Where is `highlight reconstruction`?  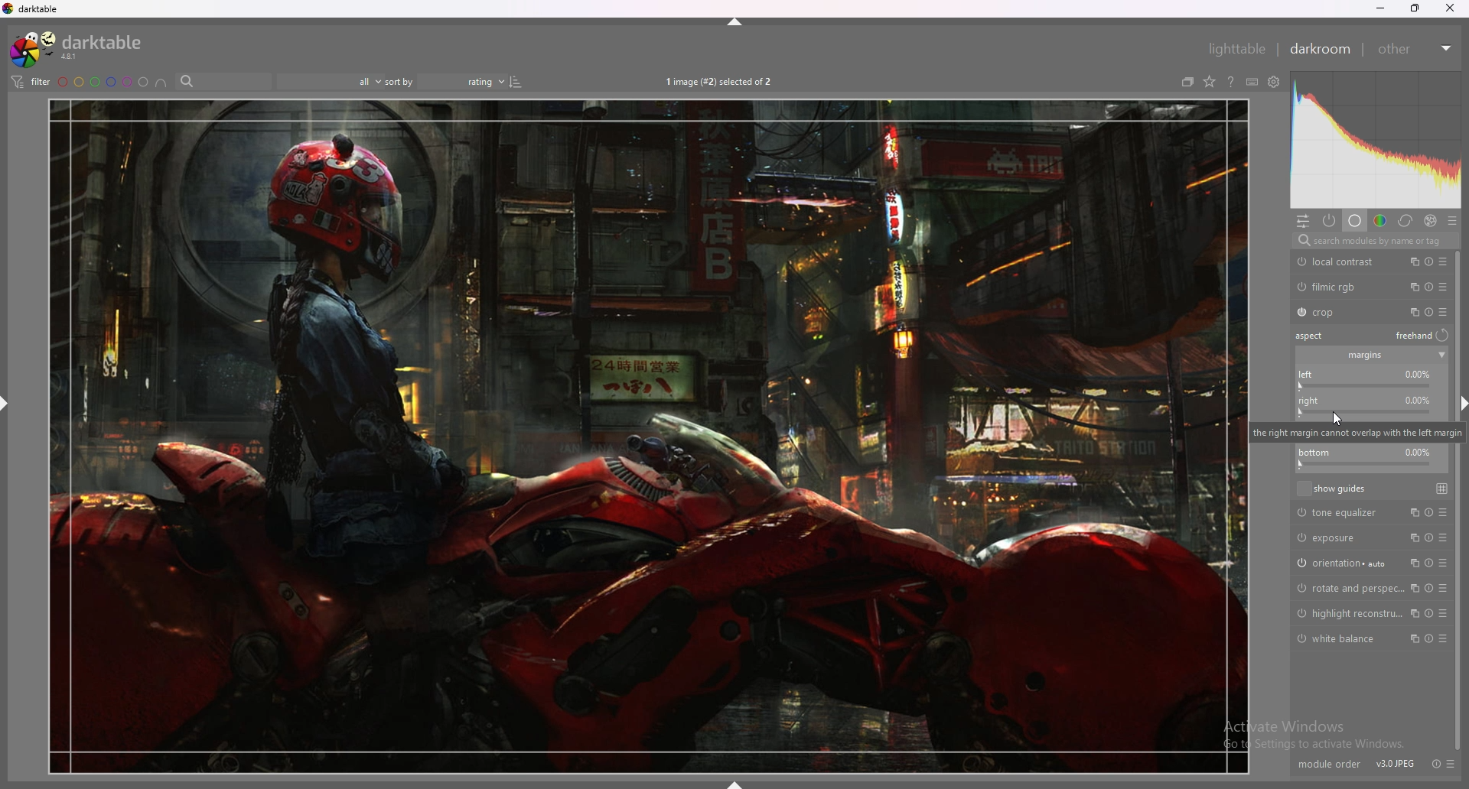 highlight reconstruction is located at coordinates (1349, 613).